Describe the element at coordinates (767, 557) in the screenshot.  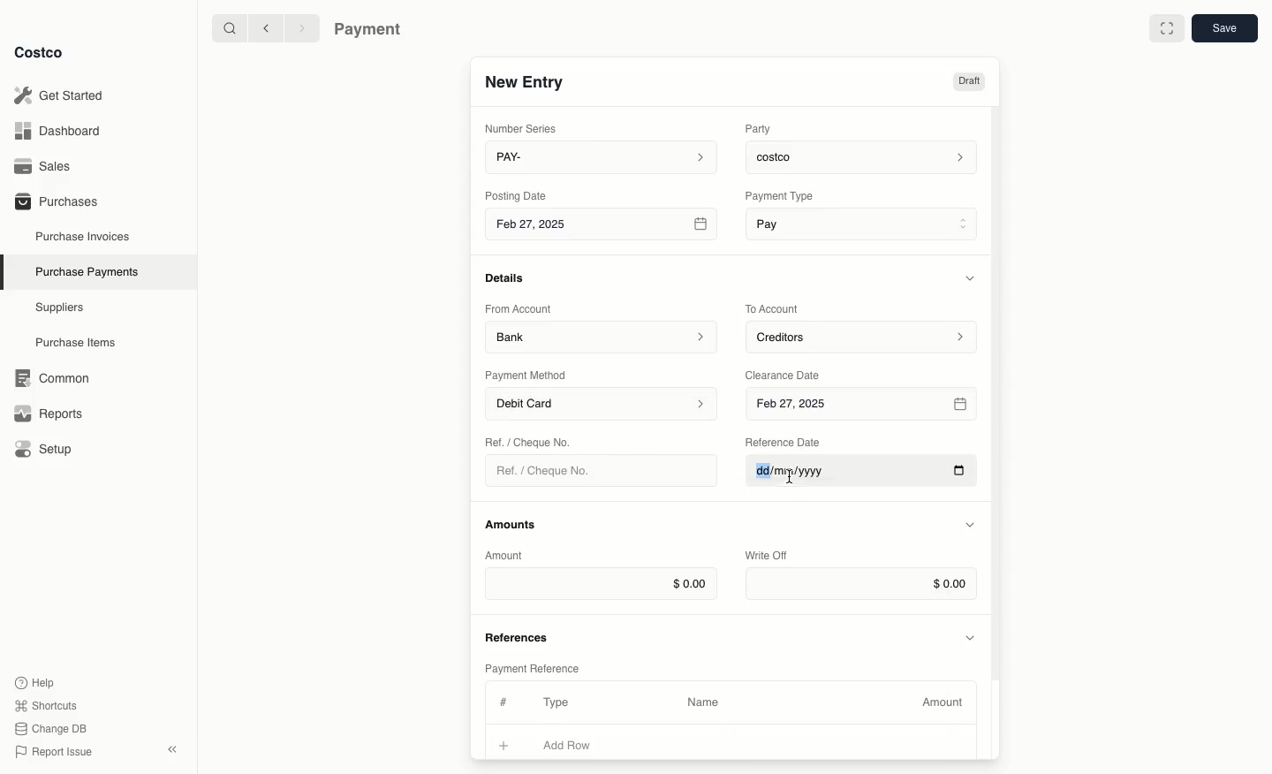
I see `Write Off` at that location.